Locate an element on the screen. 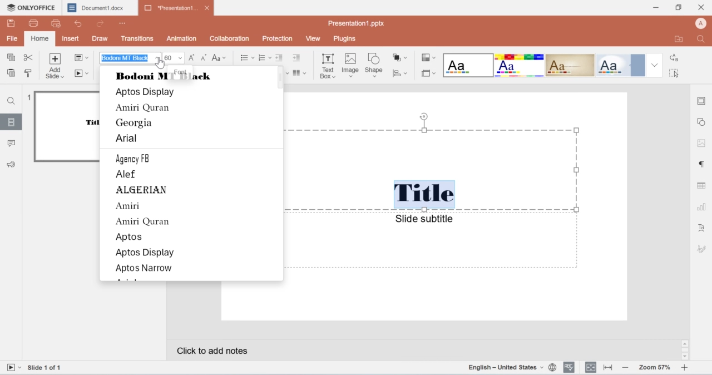  scroll bar is located at coordinates (685, 350).